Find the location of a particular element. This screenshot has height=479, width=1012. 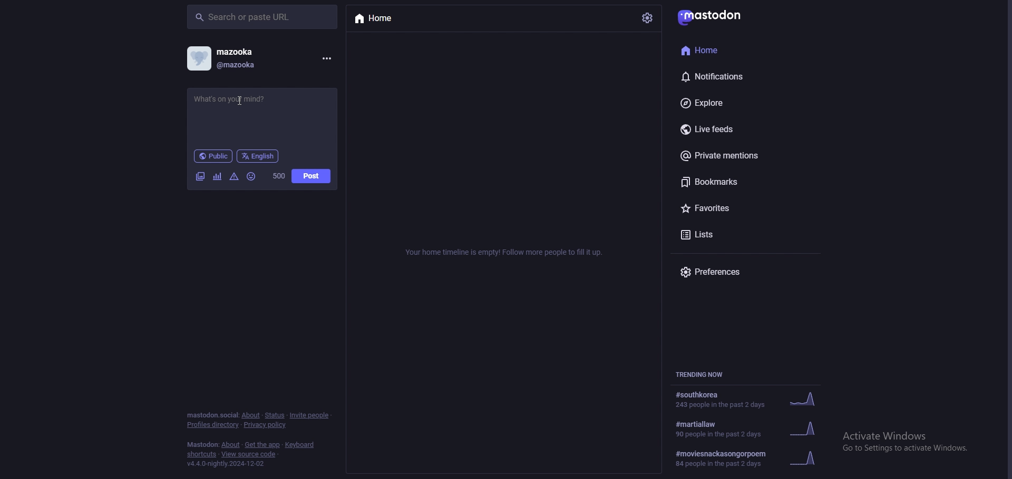

profiles directory is located at coordinates (213, 425).